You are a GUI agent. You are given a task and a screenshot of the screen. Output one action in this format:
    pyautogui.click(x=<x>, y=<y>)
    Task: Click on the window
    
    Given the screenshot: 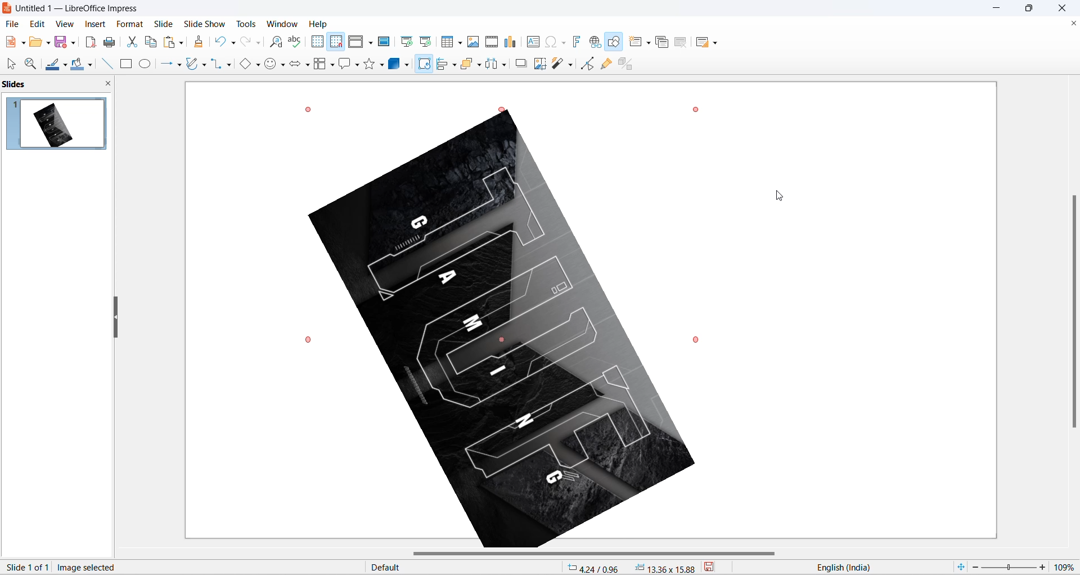 What is the action you would take?
    pyautogui.click(x=284, y=24)
    